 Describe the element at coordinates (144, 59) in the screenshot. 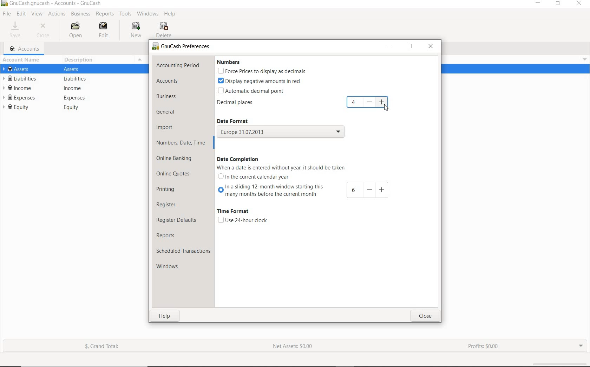

I see `TOTAL` at that location.